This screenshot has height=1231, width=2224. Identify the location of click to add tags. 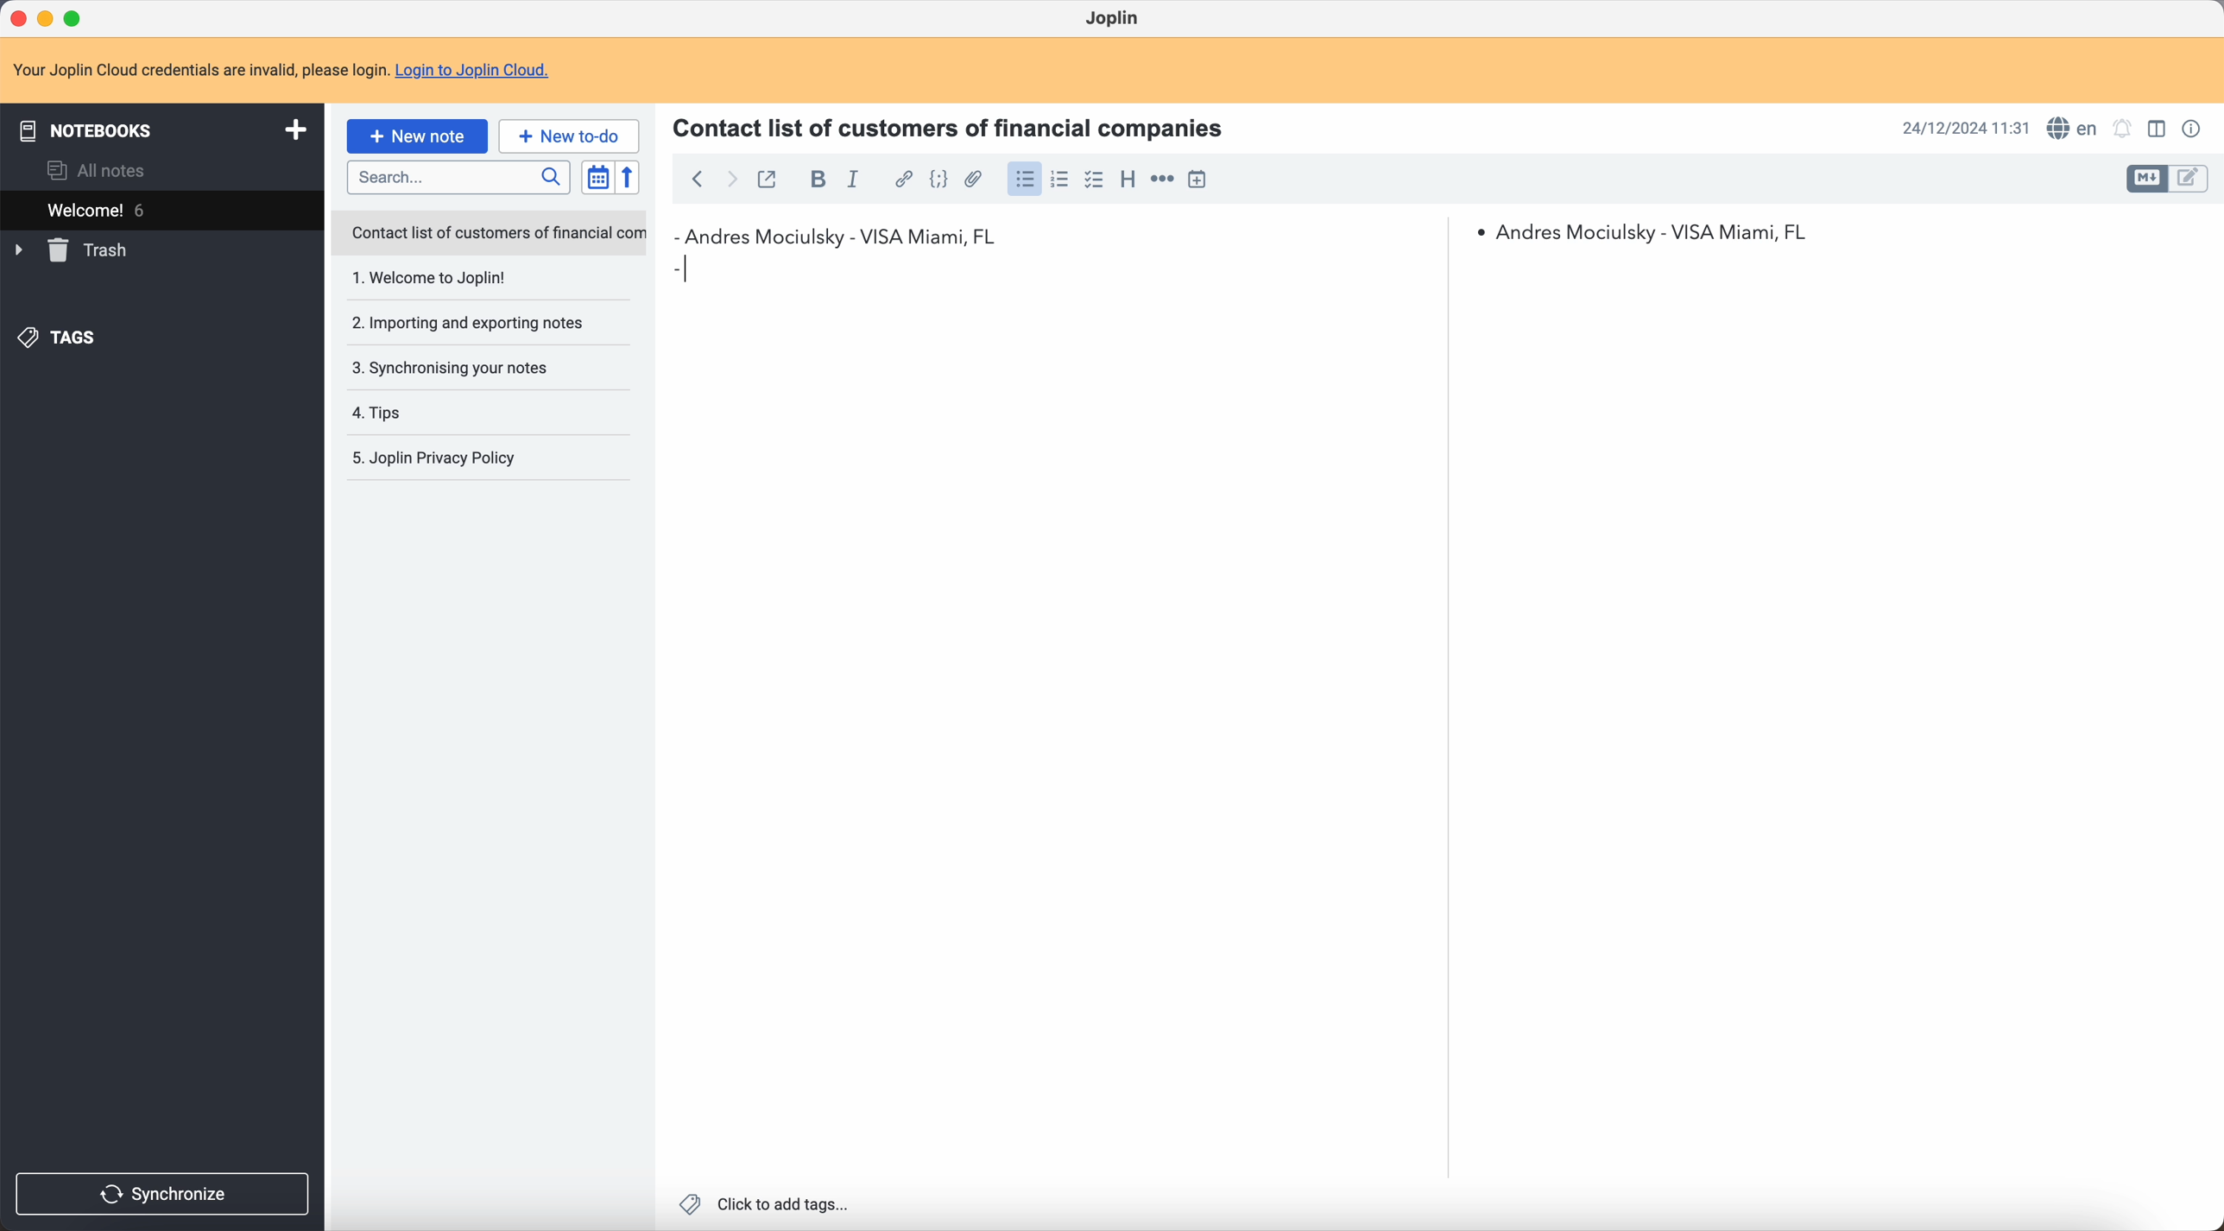
(763, 1203).